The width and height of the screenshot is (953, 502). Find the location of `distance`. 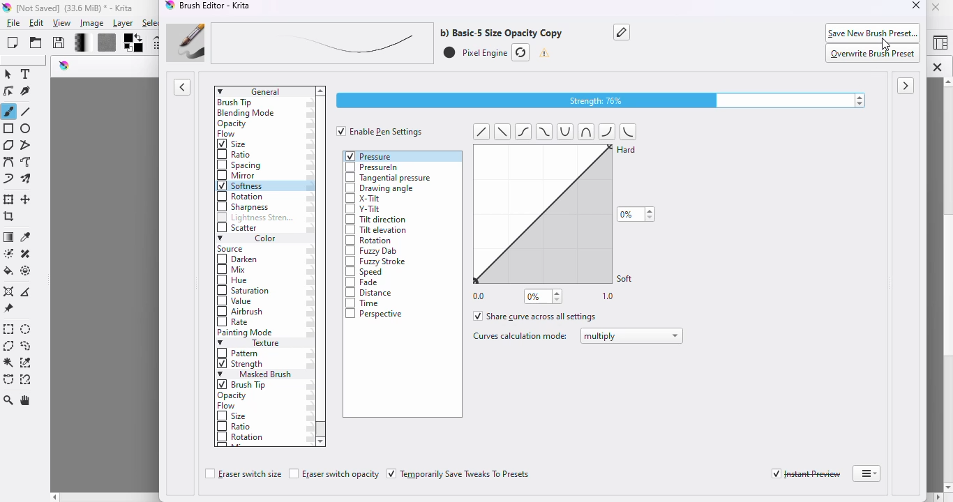

distance is located at coordinates (371, 294).